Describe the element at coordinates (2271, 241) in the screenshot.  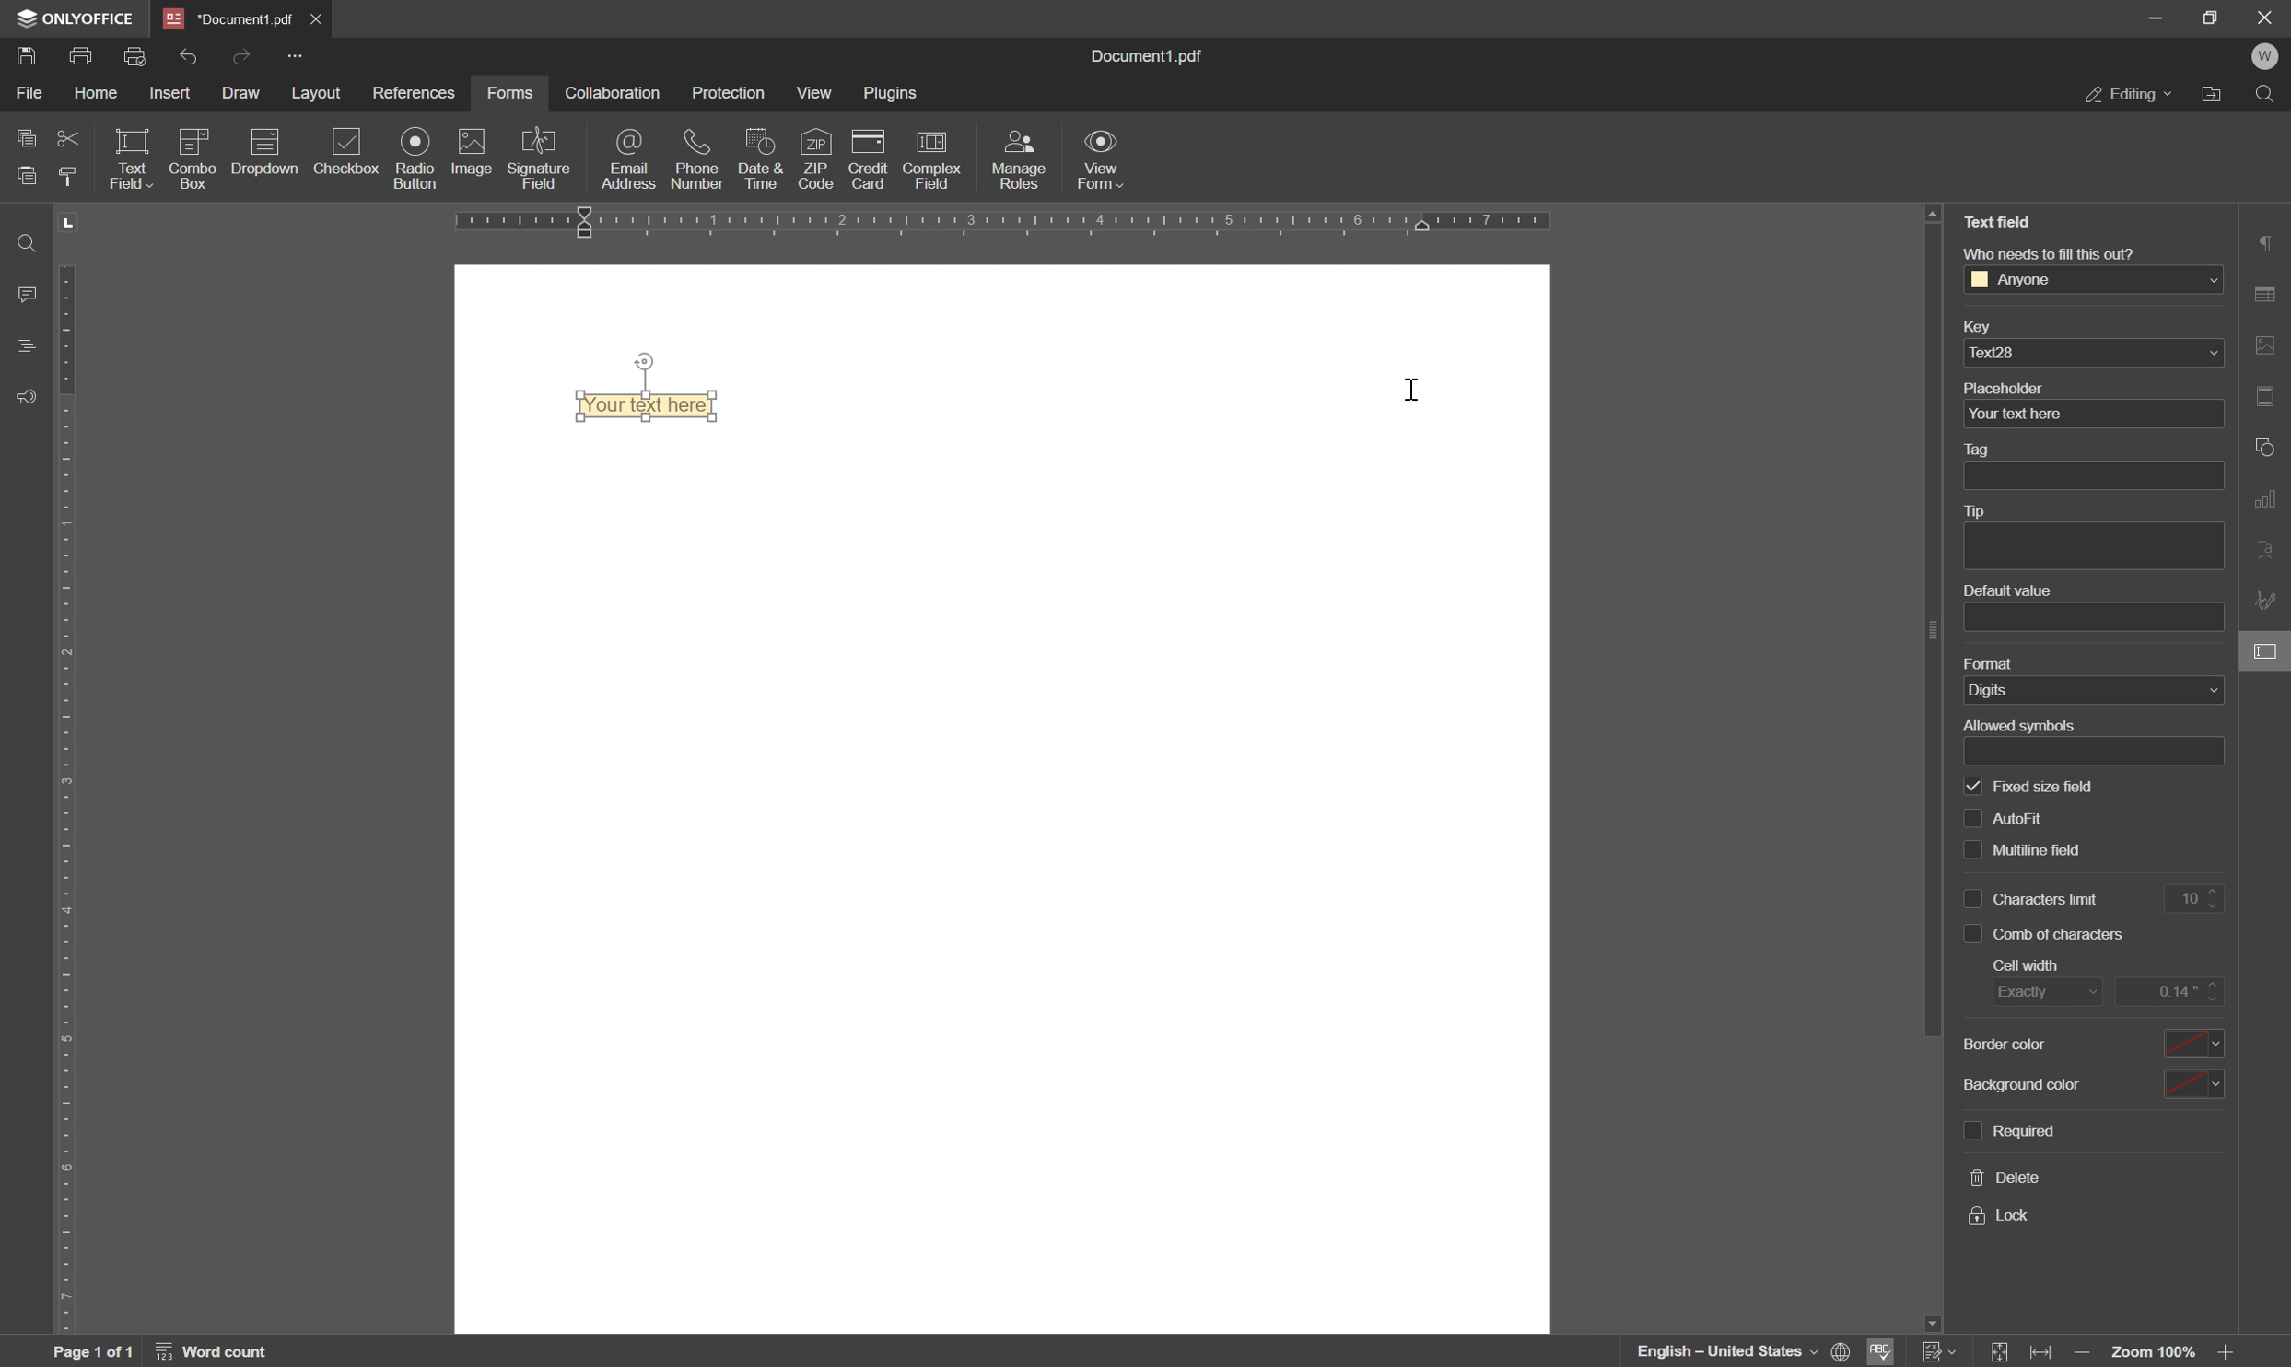
I see `paragraph settings` at that location.